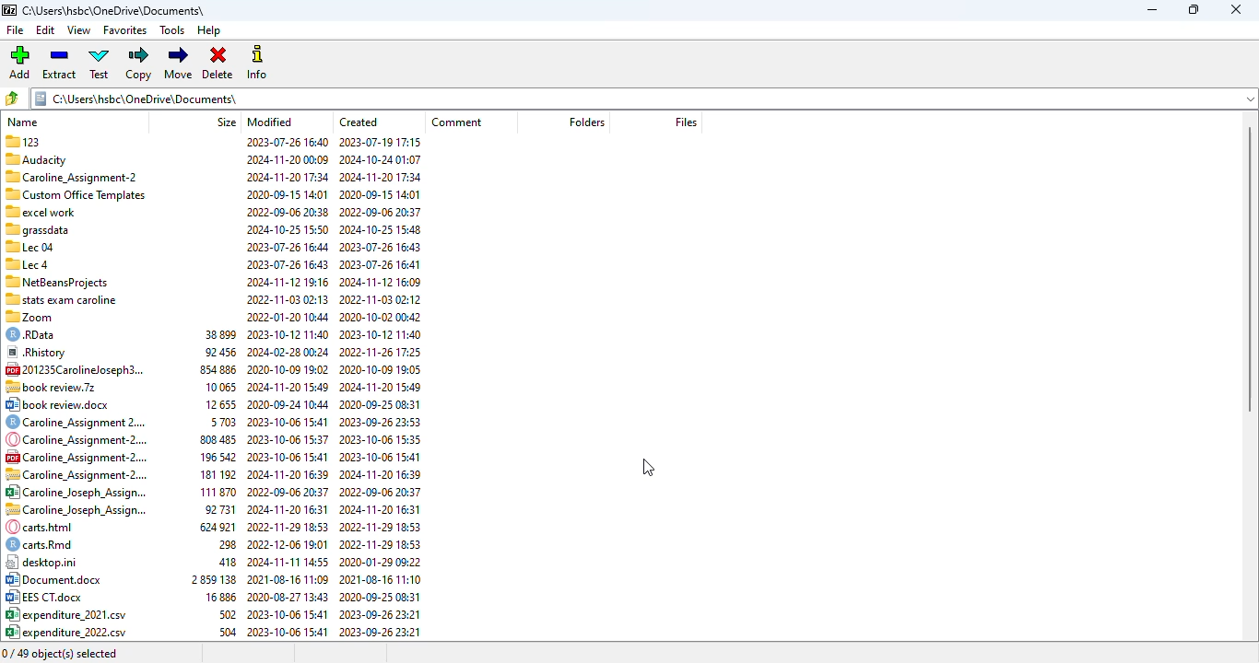 This screenshot has height=663, width=1259. I want to click on view, so click(79, 30).